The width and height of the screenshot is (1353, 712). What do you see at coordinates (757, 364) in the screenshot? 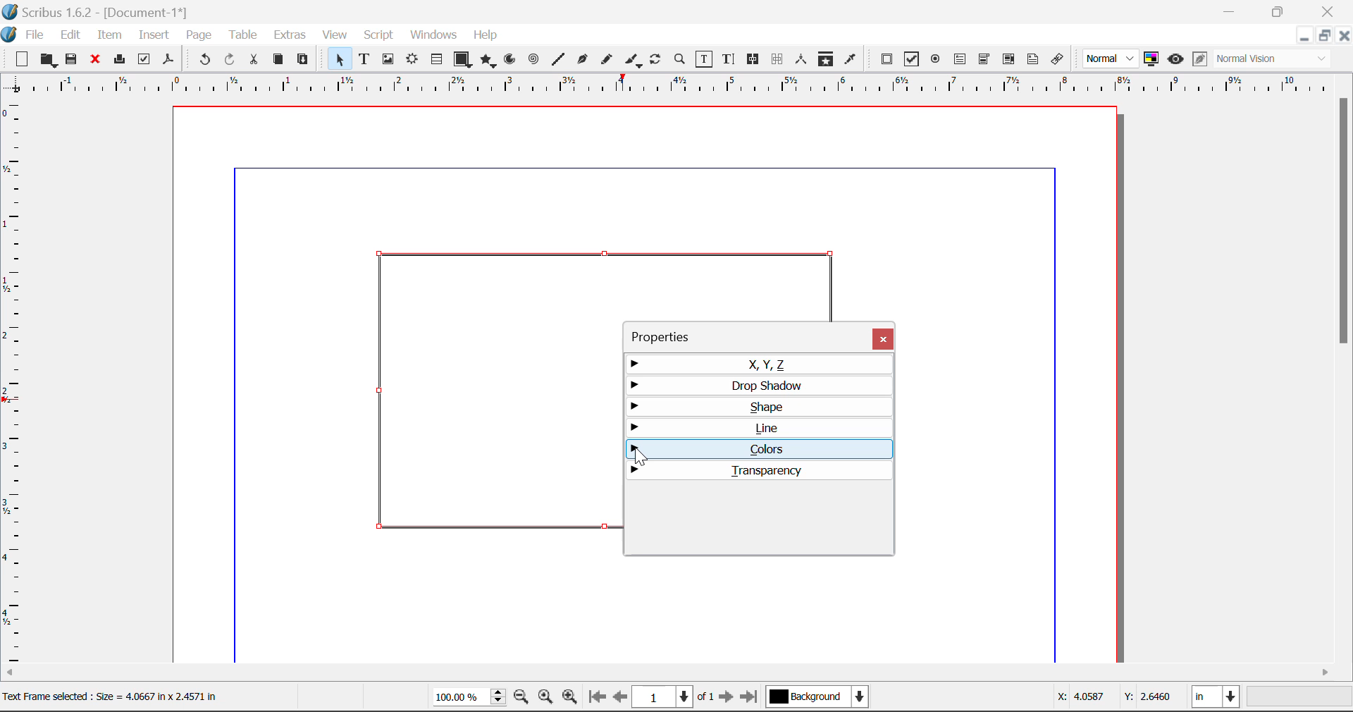
I see `X, Y, Z` at bounding box center [757, 364].